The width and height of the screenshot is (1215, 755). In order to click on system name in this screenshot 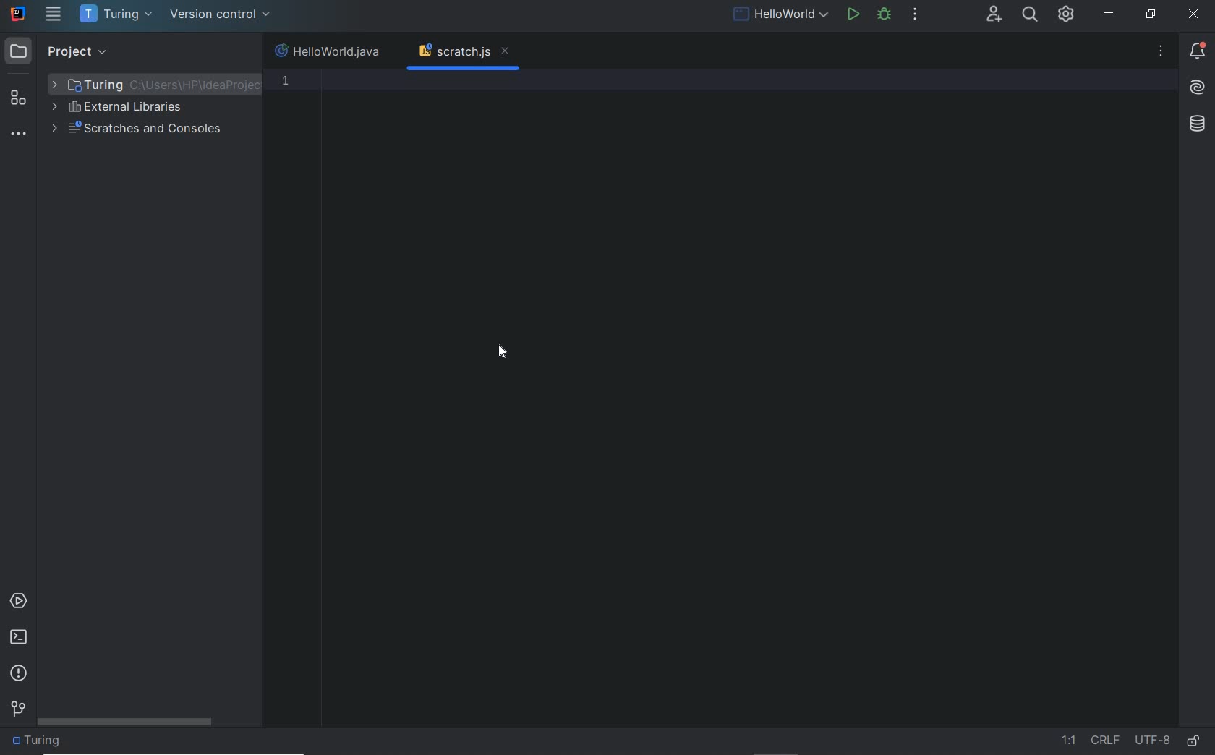, I will do `click(18, 14)`.